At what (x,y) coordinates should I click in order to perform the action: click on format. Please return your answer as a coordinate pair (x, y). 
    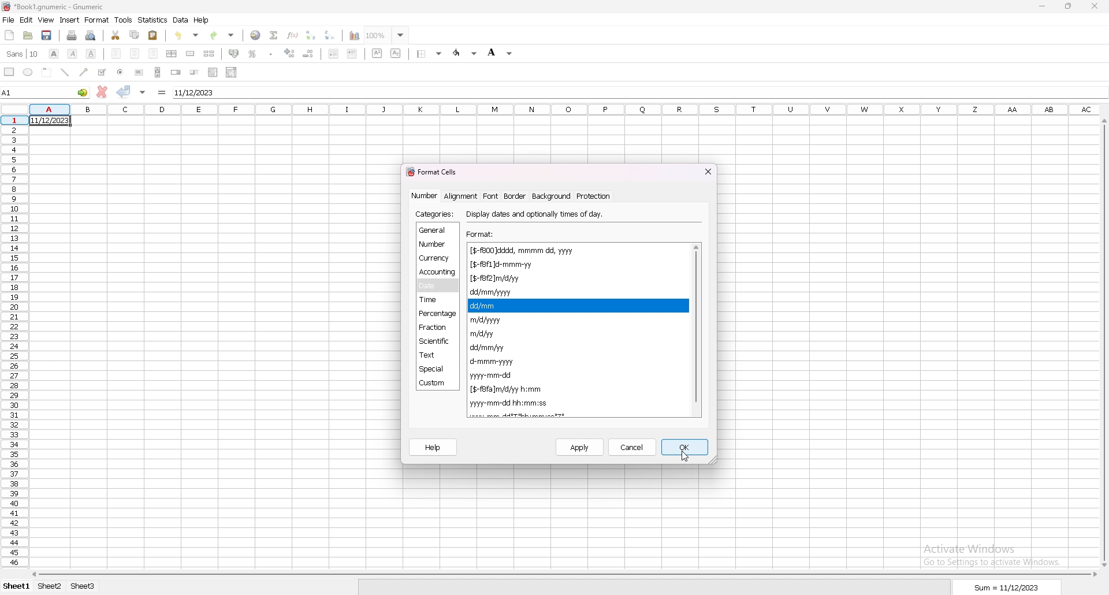
    Looking at the image, I should click on (97, 20).